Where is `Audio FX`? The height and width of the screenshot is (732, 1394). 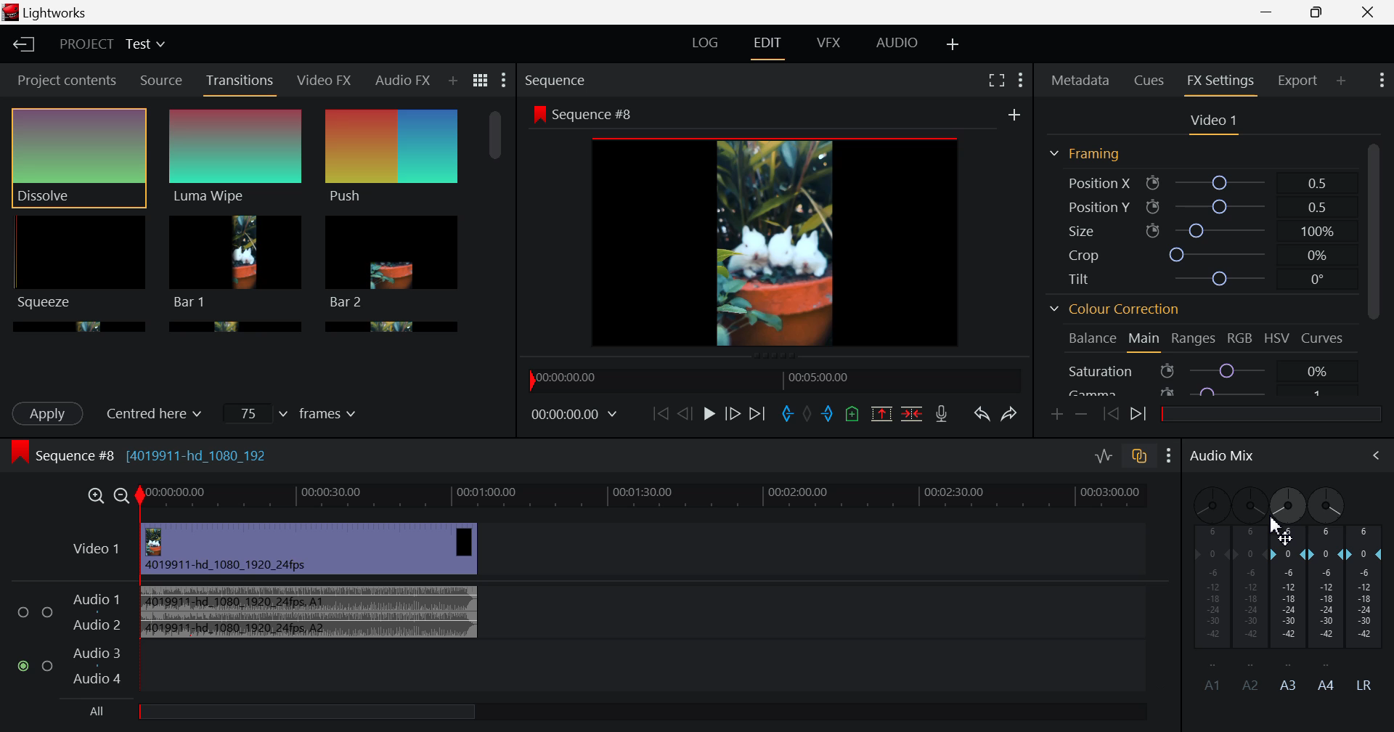
Audio FX is located at coordinates (402, 83).